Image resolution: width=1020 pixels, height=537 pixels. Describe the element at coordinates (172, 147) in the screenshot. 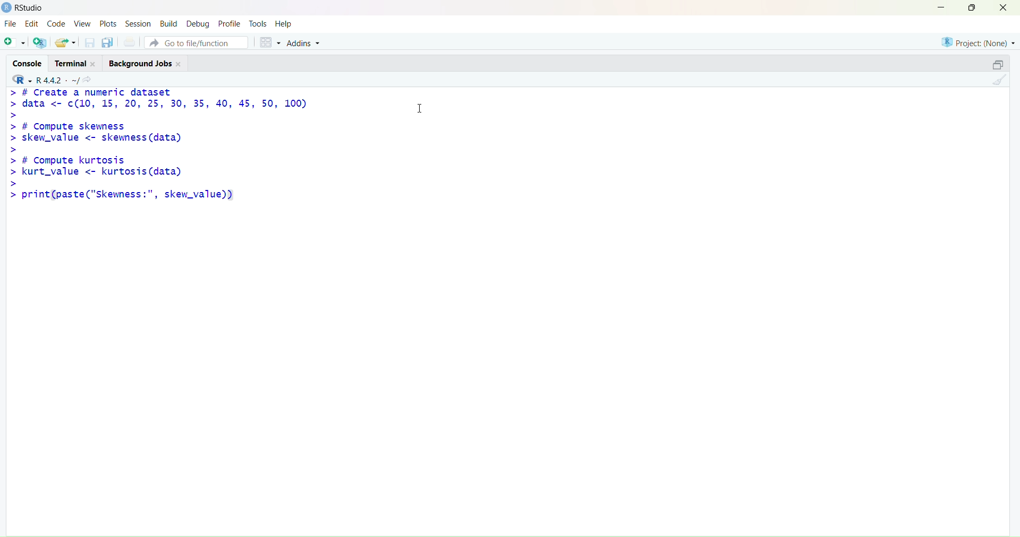

I see `2 # LIEalE a liulel ic dataset
> data <- c(10, 15, 20, 25, 30, 35, 40, 45, 50, 100)
>
> # Compute skewness
> skew_value <- skewness (data)
>
> # Compute kurtosis
> kurt_value <- kurtosis(data)
>
.` at that location.